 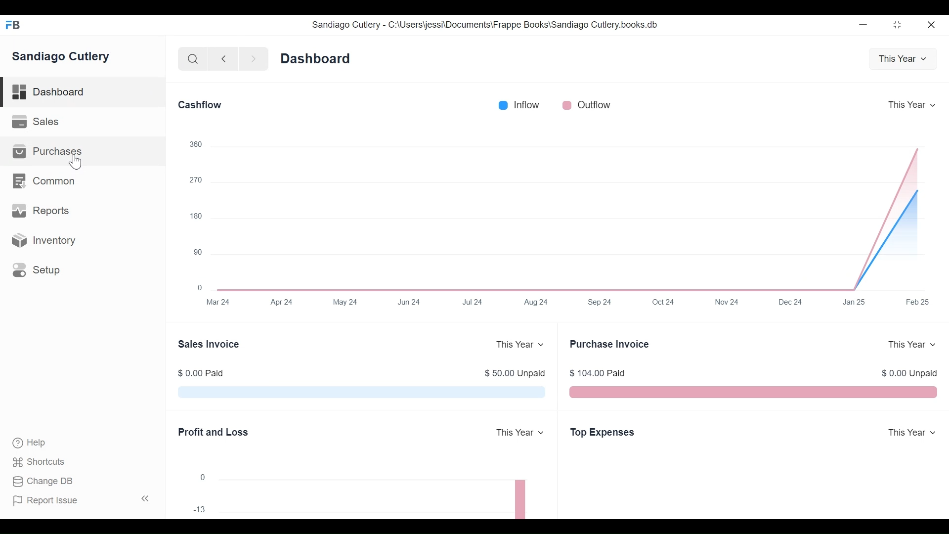 I want to click on Jul 24, so click(x=473, y=302).